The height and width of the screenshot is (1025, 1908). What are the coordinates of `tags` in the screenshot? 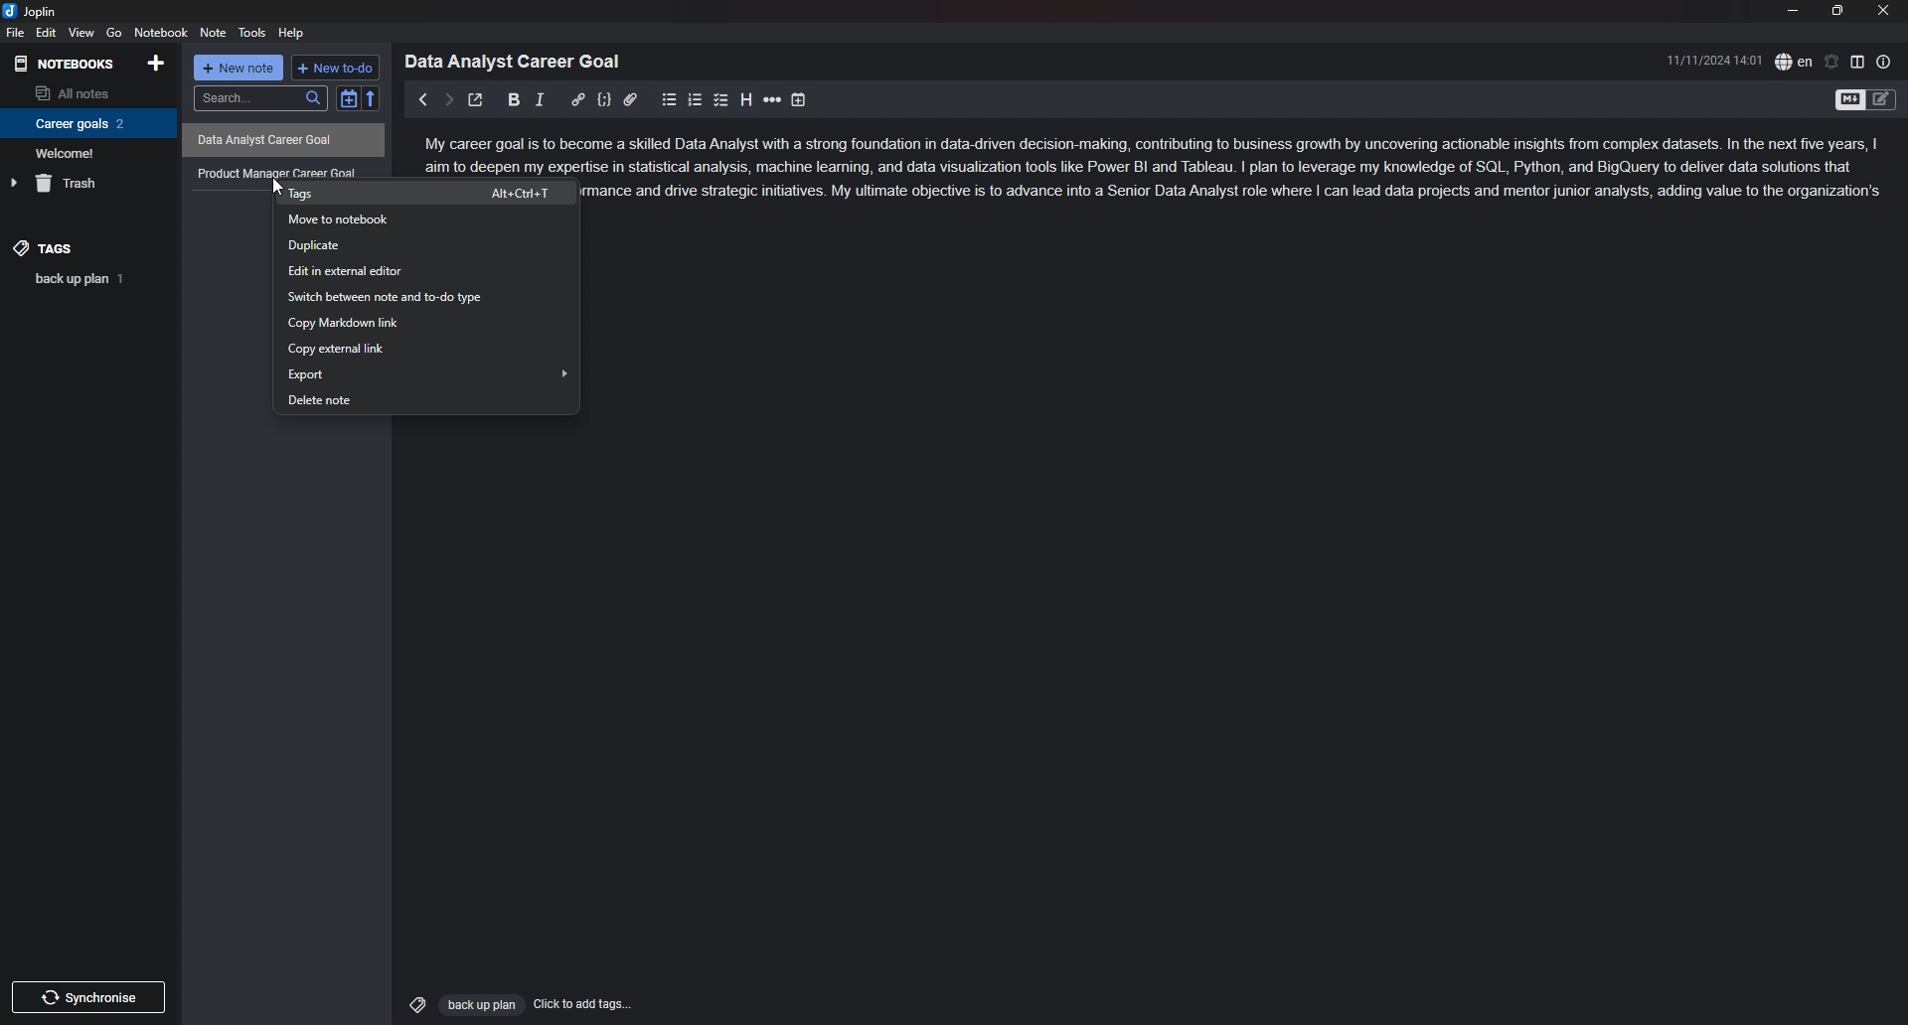 It's located at (419, 193).